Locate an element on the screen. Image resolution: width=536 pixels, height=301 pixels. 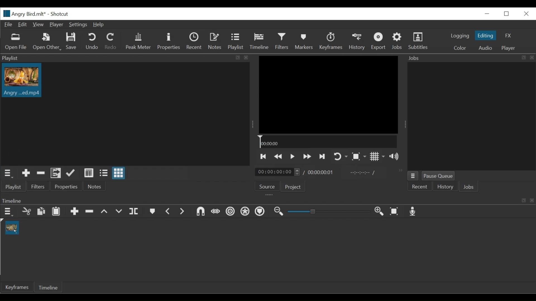
View as detail is located at coordinates (89, 173).